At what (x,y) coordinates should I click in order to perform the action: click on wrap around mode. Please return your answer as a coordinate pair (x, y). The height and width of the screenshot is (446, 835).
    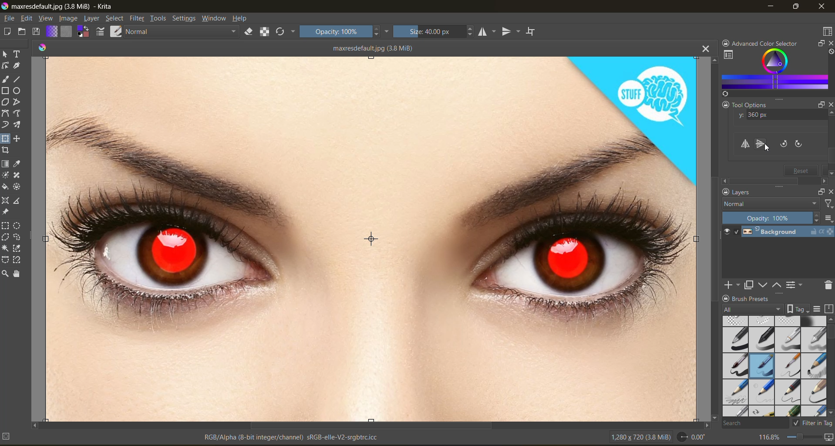
    Looking at the image, I should click on (532, 30).